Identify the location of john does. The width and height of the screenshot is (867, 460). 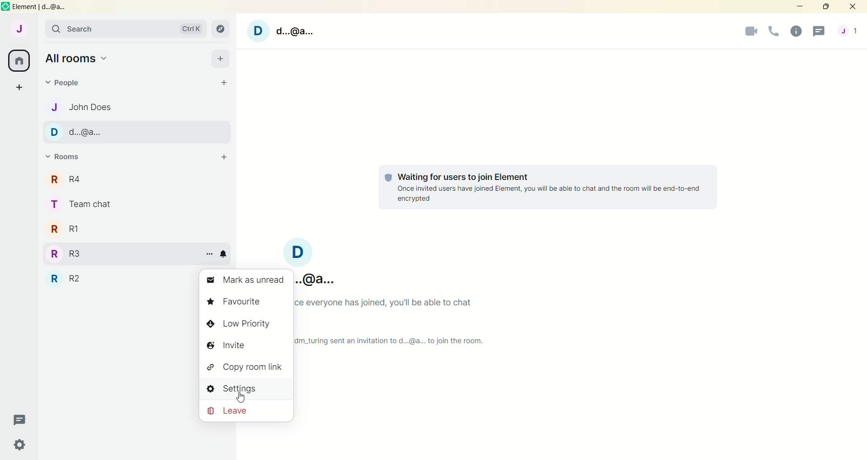
(139, 106).